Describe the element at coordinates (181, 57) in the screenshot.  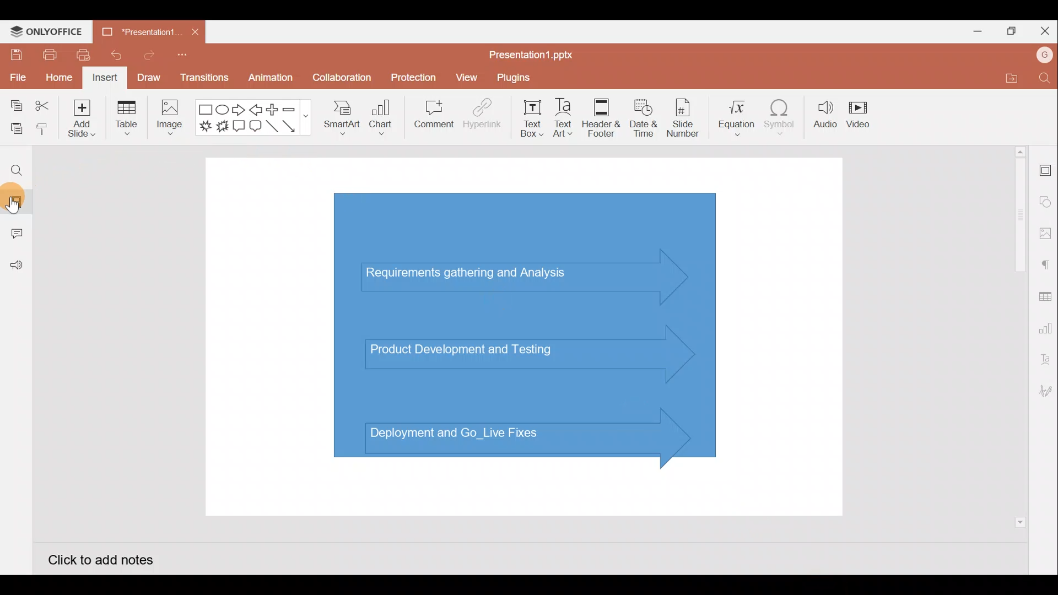
I see `Customize quick access toolbar` at that location.